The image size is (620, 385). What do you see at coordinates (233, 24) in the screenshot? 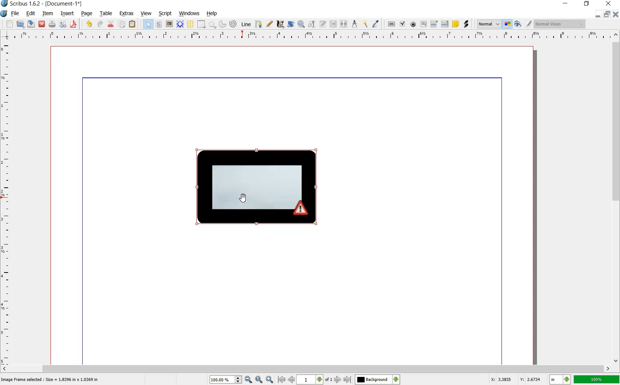
I see `spiral` at bounding box center [233, 24].